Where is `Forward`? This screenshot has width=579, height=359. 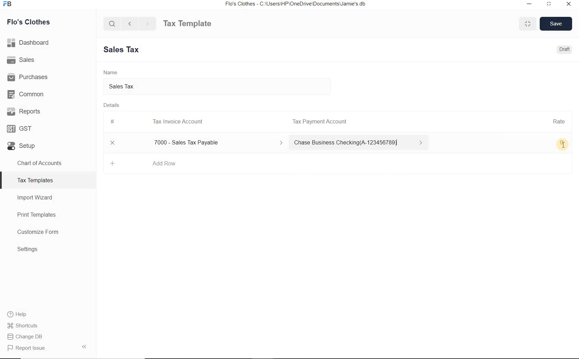 Forward is located at coordinates (148, 23).